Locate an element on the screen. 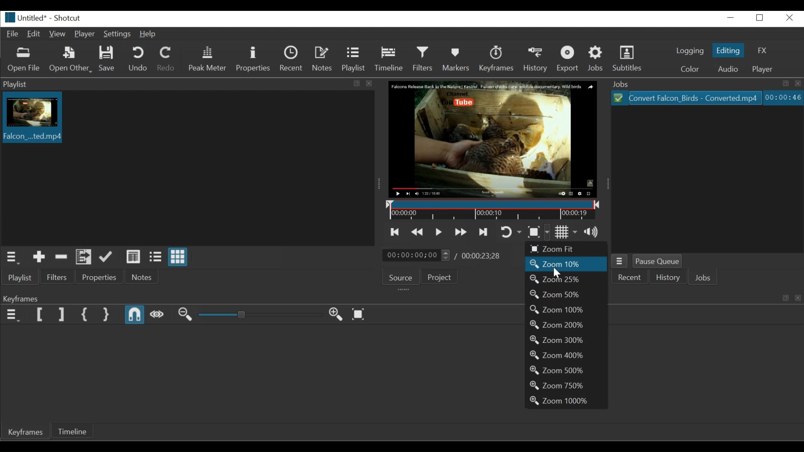 The height and width of the screenshot is (452, 804). Jobs Menu is located at coordinates (619, 261).